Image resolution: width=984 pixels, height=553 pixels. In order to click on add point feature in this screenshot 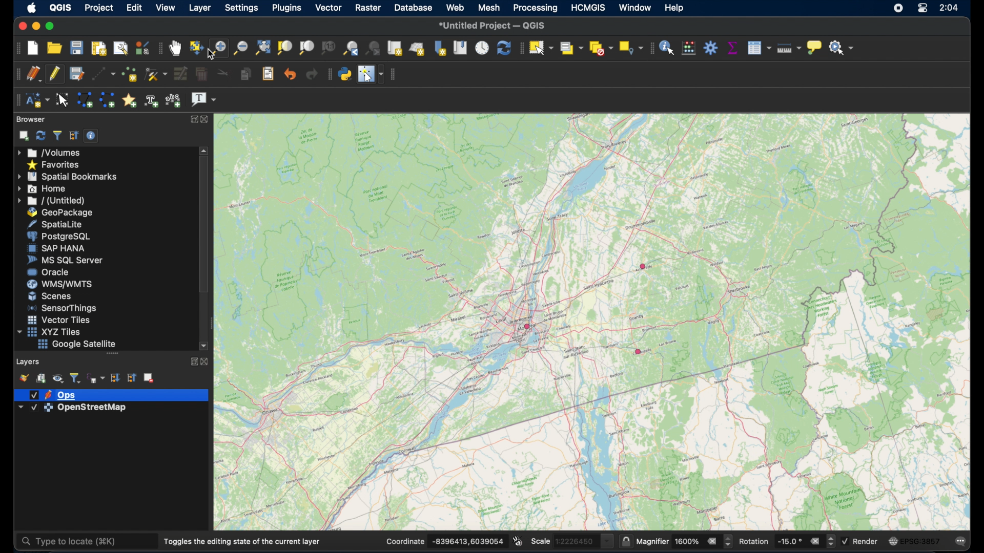, I will do `click(130, 74)`.